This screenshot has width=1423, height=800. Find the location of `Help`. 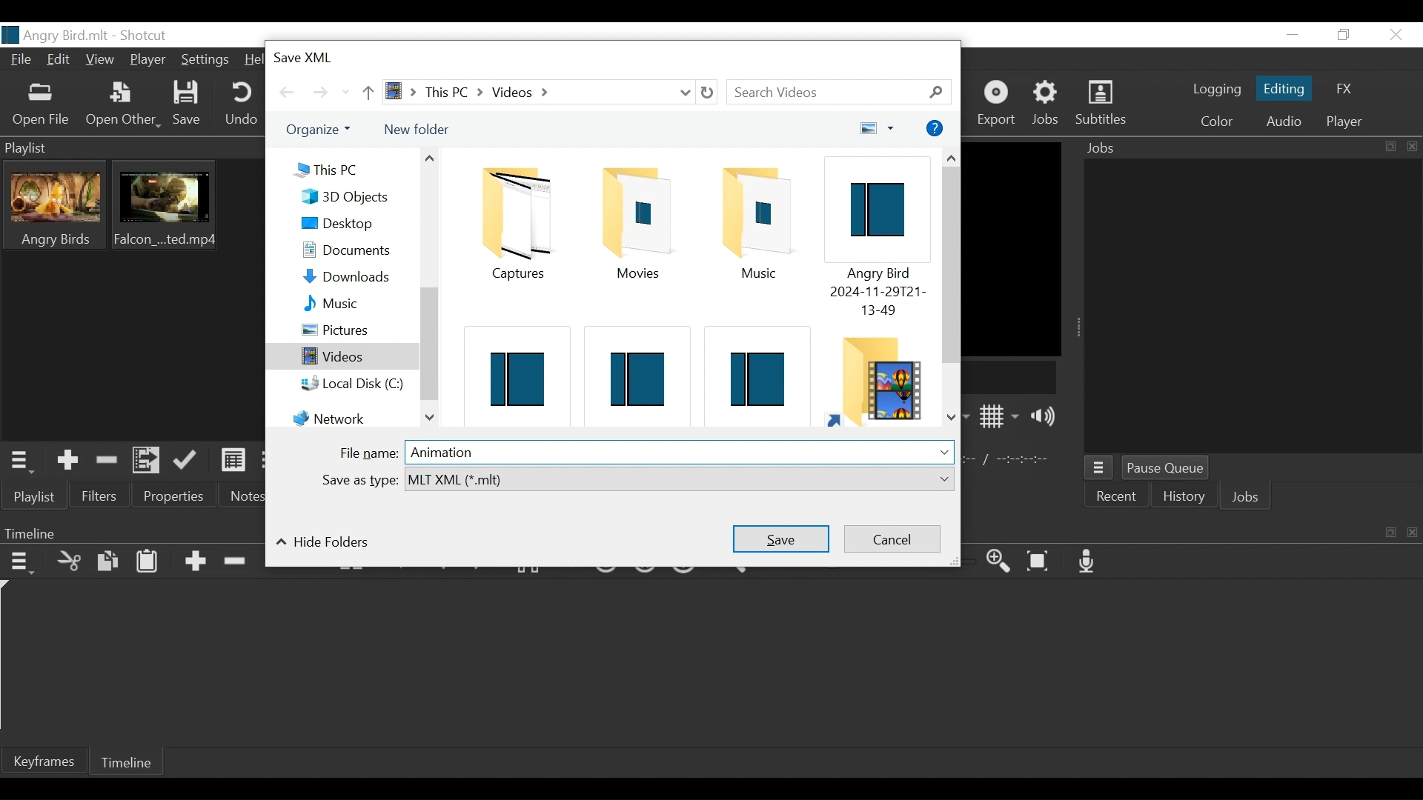

Help is located at coordinates (256, 60).